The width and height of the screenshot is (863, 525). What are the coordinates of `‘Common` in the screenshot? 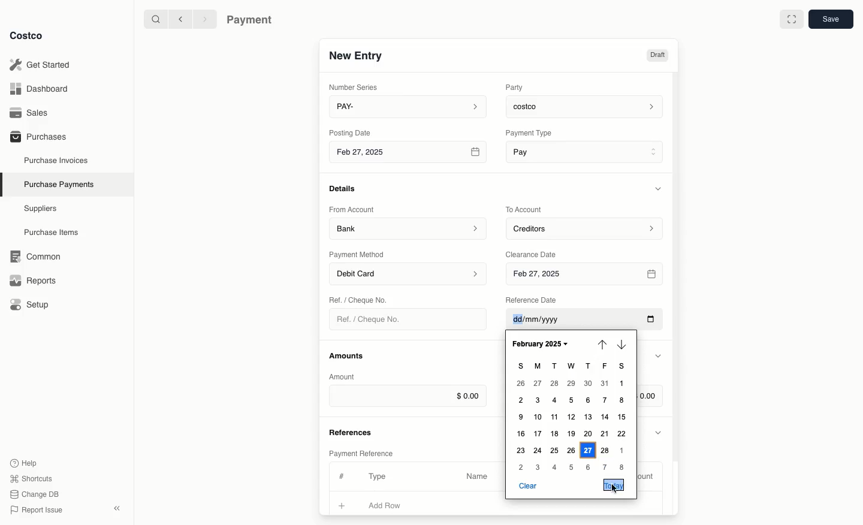 It's located at (38, 255).